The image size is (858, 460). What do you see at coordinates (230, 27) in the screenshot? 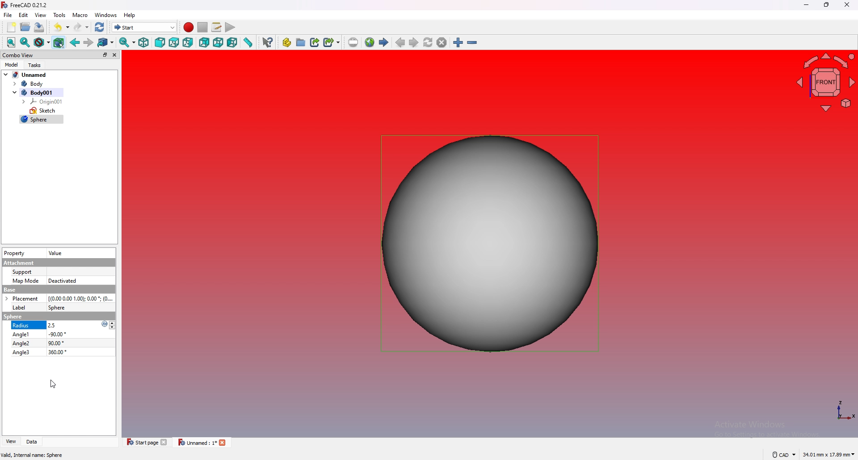
I see `execute macro` at bounding box center [230, 27].